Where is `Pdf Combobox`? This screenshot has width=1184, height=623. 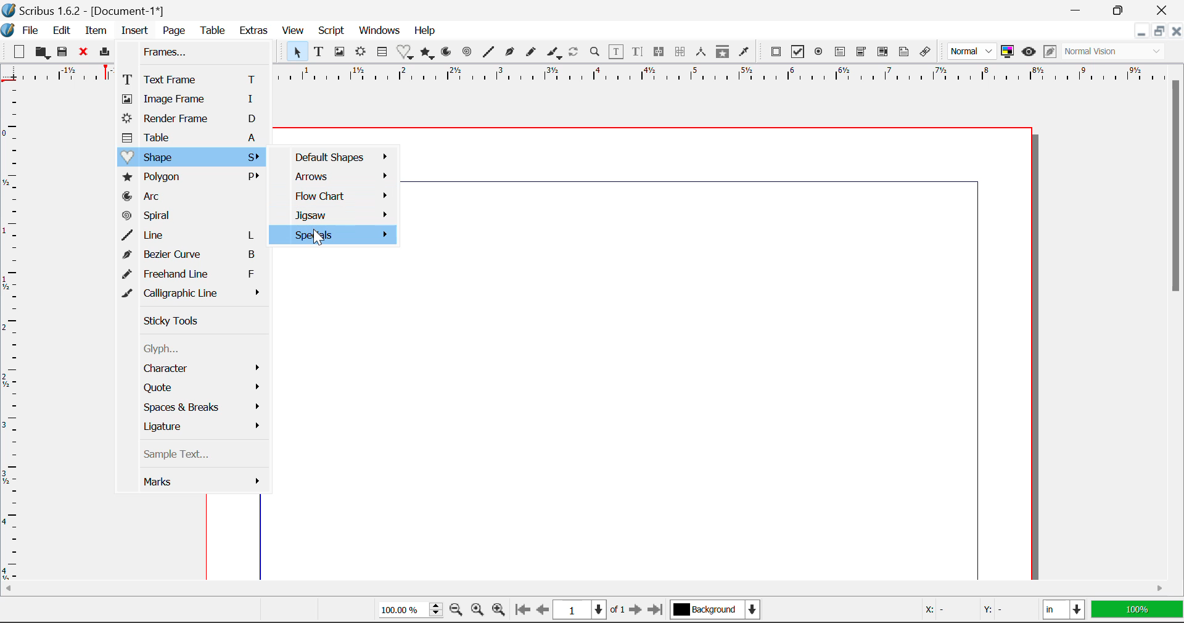
Pdf Combobox is located at coordinates (862, 53).